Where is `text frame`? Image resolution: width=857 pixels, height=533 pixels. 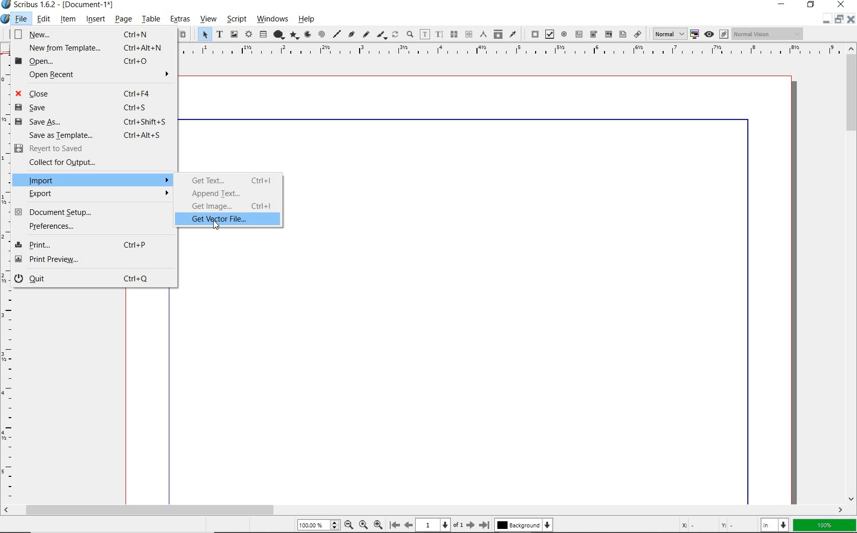 text frame is located at coordinates (219, 34).